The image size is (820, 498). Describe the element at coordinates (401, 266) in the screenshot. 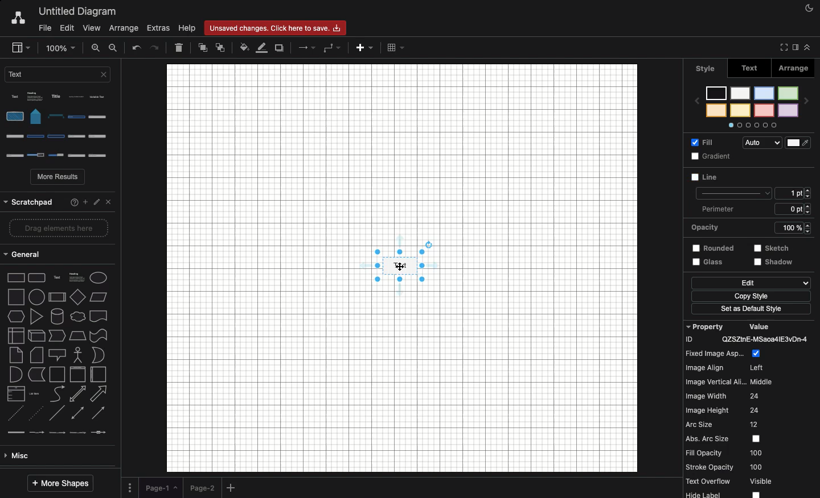

I see `Style selected` at that location.